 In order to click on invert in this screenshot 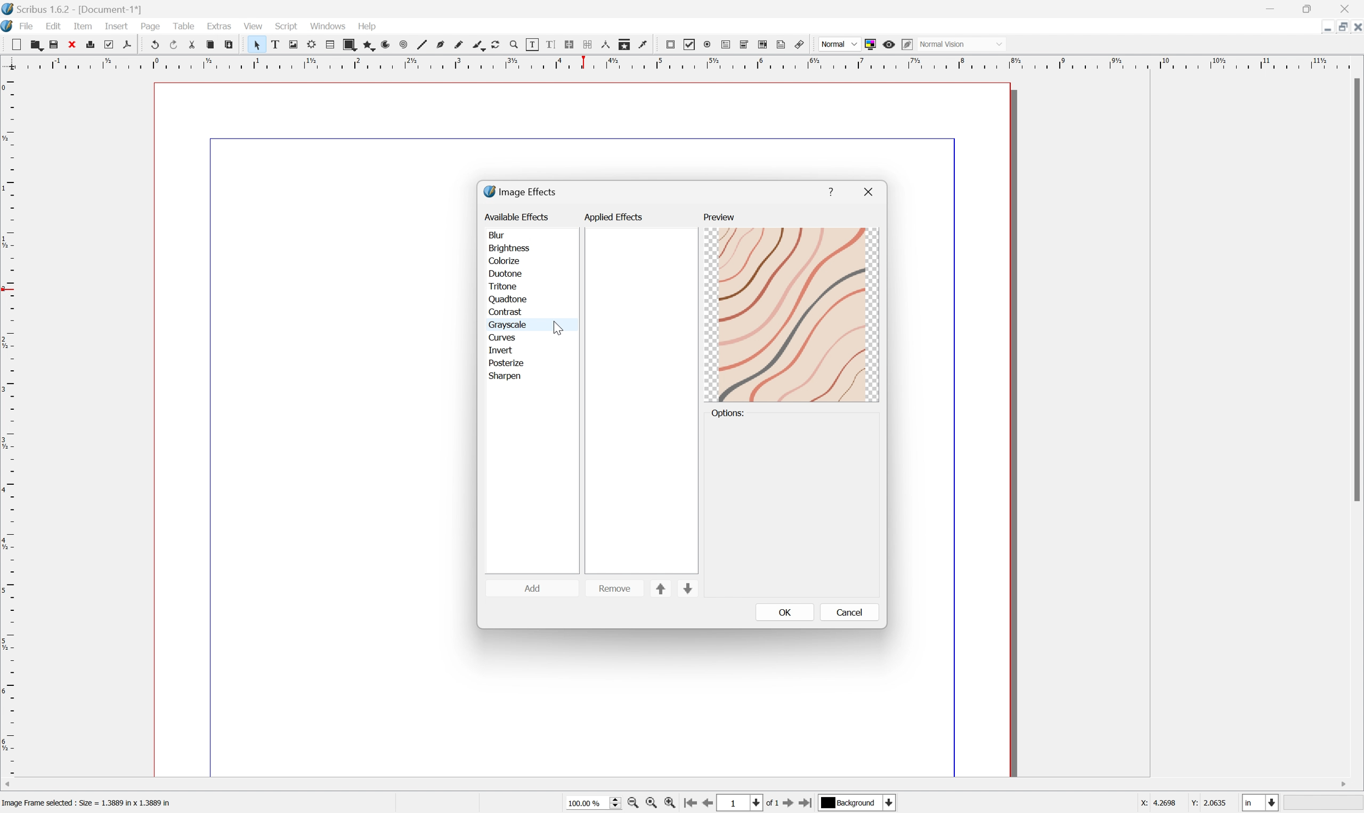, I will do `click(501, 350)`.